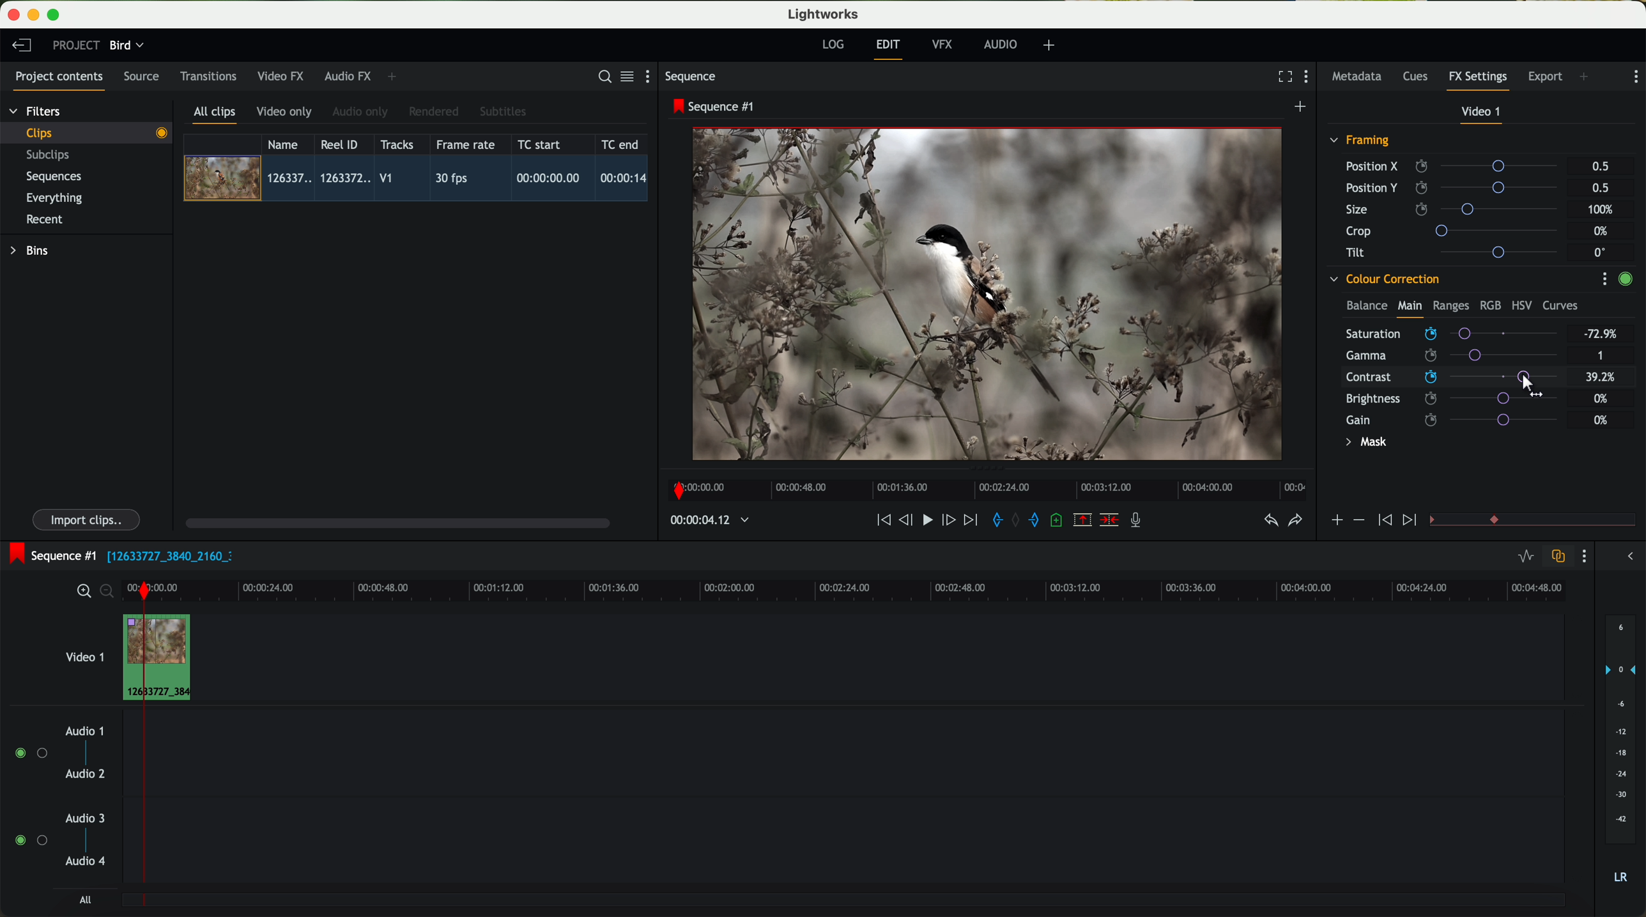  What do you see at coordinates (45, 221) in the screenshot?
I see `recent` at bounding box center [45, 221].